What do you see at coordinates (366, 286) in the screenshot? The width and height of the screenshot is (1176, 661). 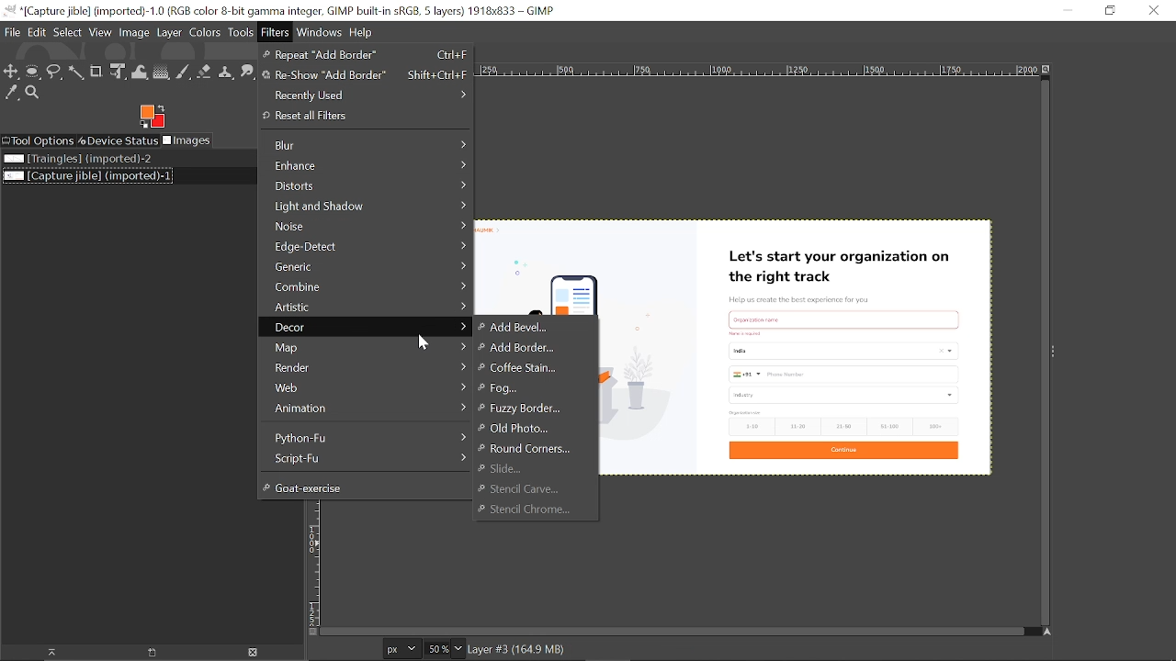 I see `Combine` at bounding box center [366, 286].